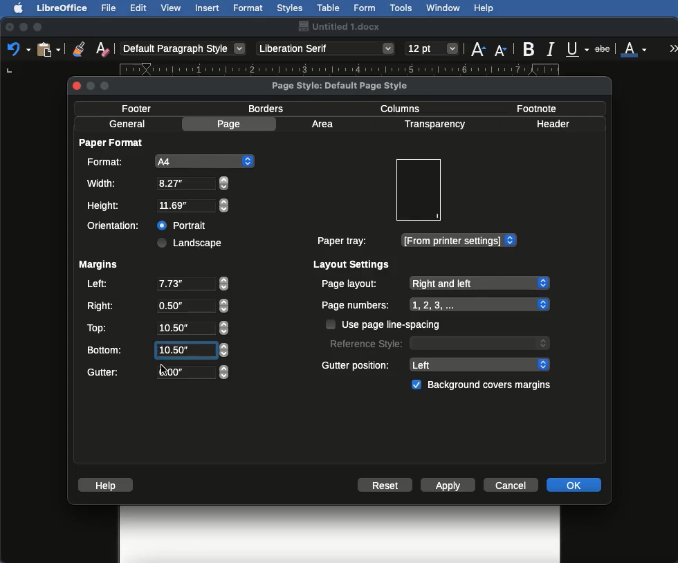 Image resolution: width=678 pixels, height=563 pixels. I want to click on Form, so click(365, 8).